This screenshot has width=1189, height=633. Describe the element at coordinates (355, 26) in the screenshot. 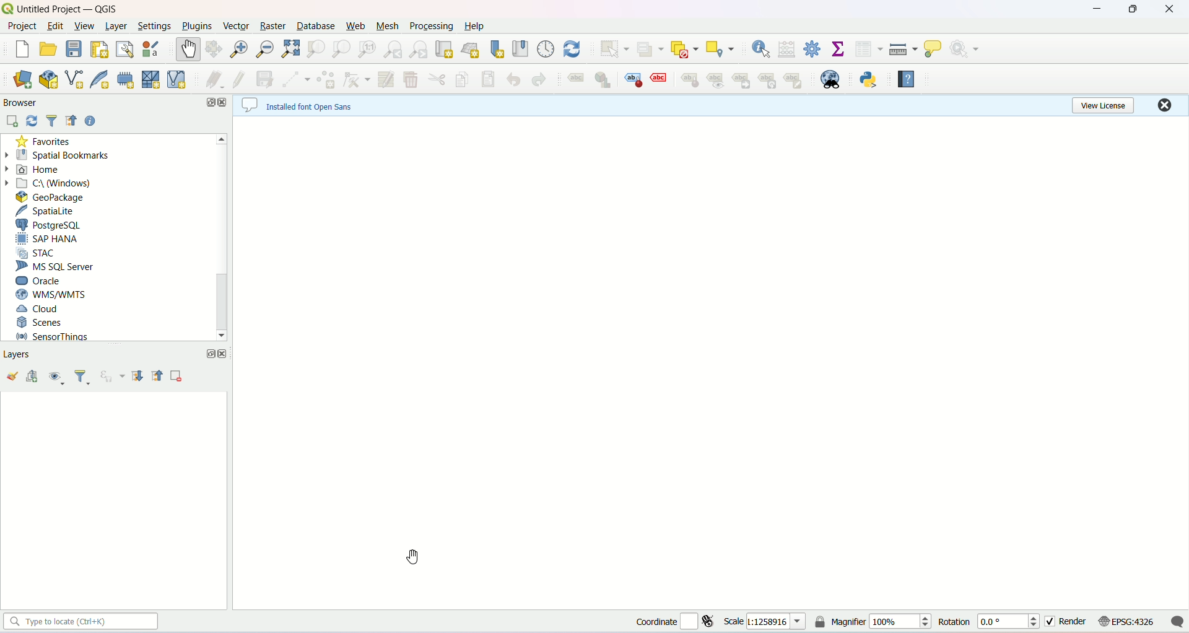

I see `web` at that location.